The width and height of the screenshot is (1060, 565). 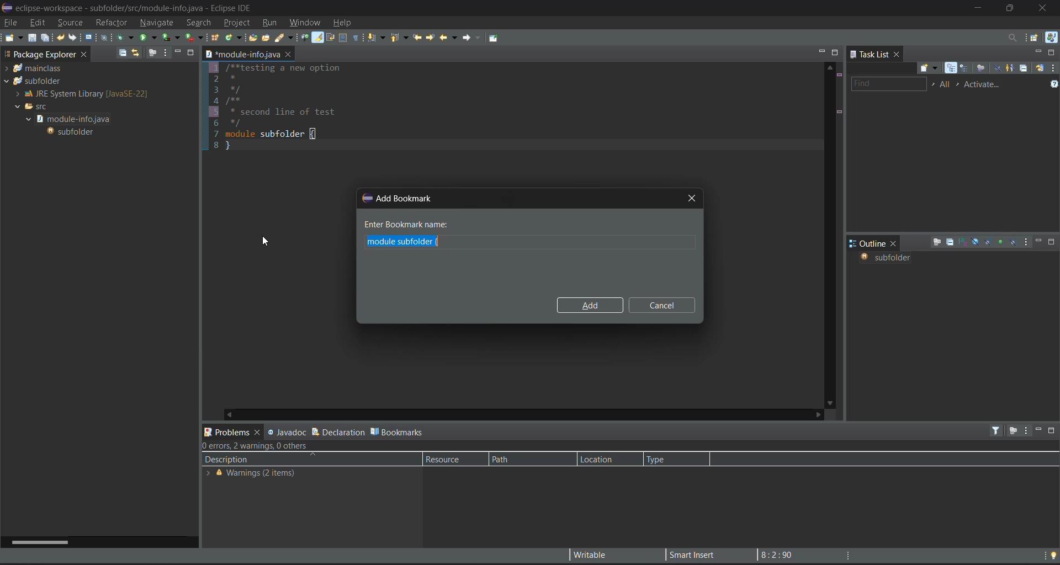 What do you see at coordinates (192, 52) in the screenshot?
I see `maximize` at bounding box center [192, 52].